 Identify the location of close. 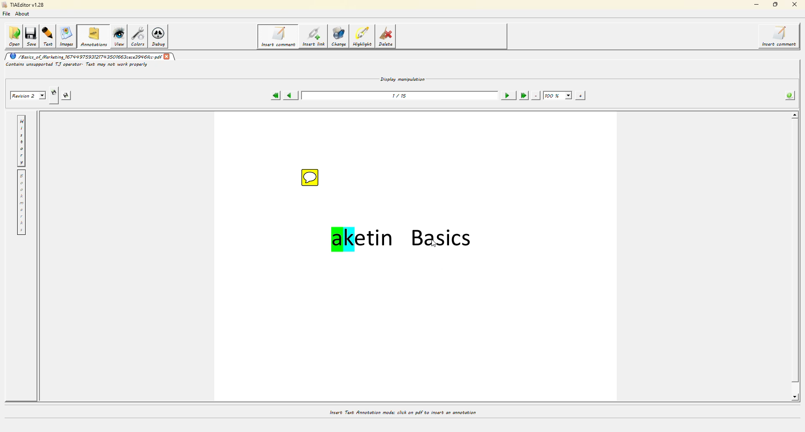
(167, 56).